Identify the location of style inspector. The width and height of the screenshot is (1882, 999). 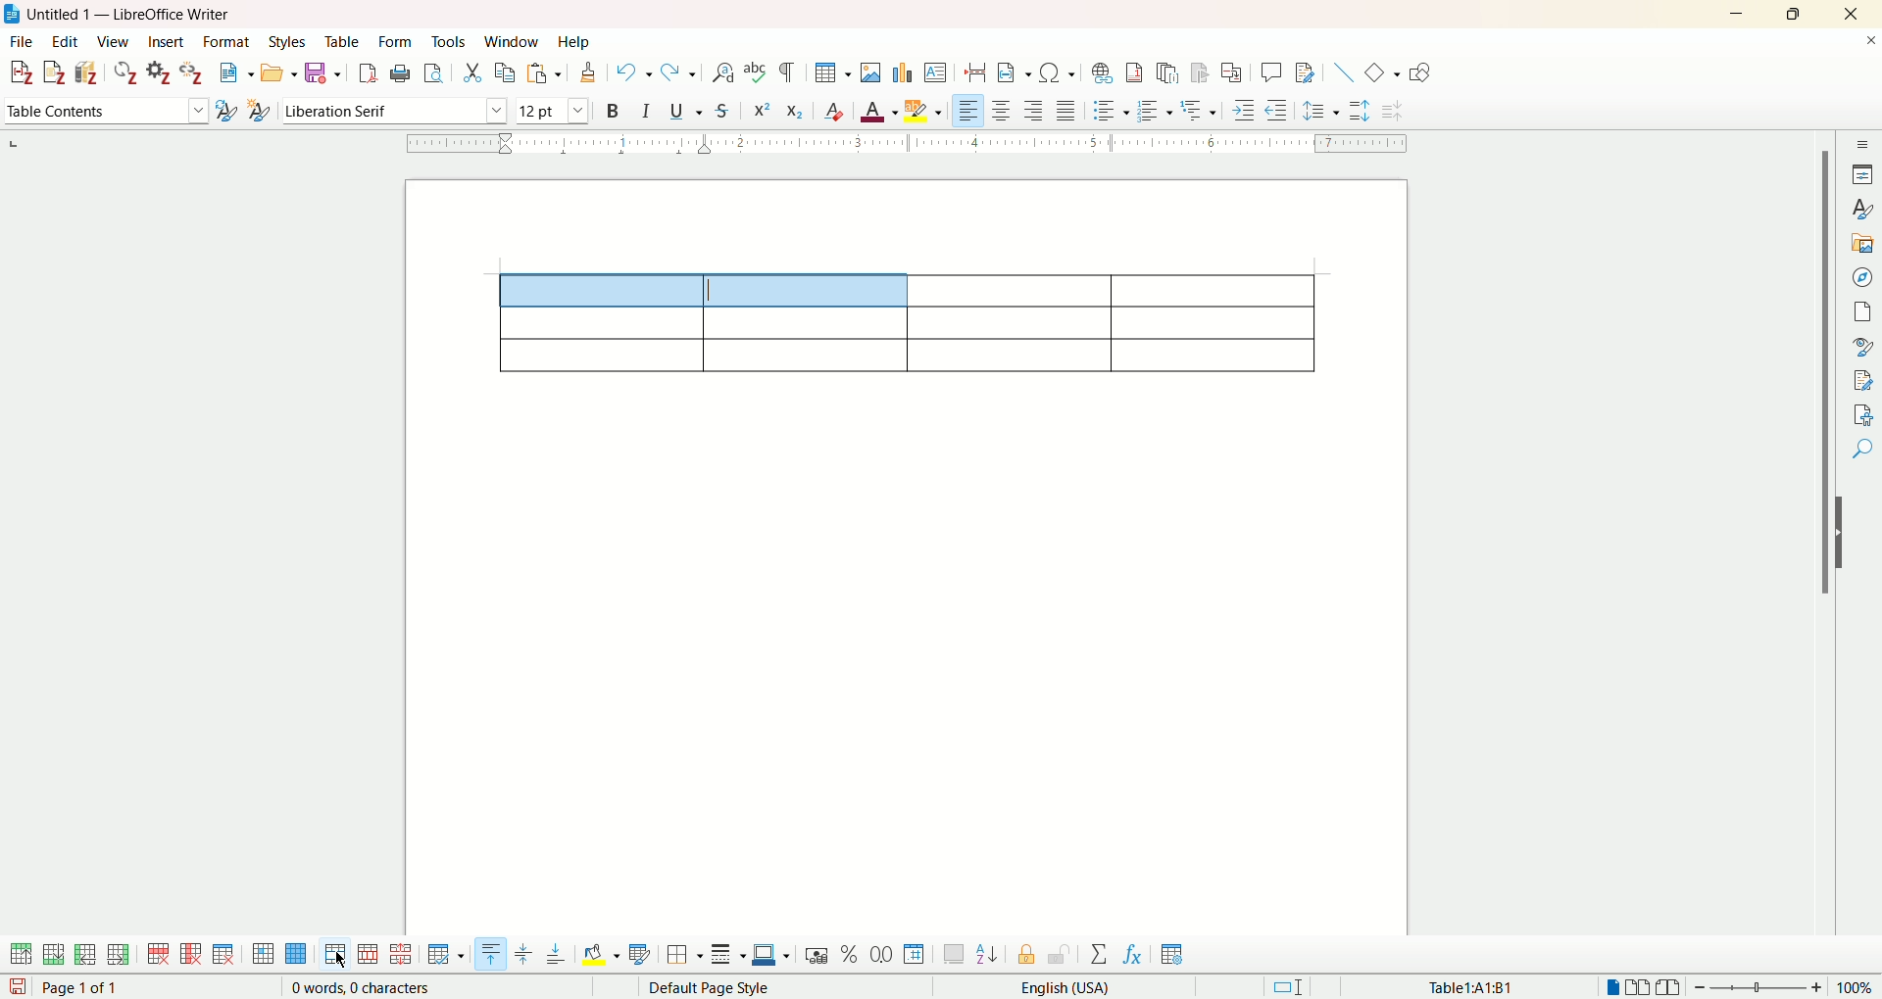
(1860, 345).